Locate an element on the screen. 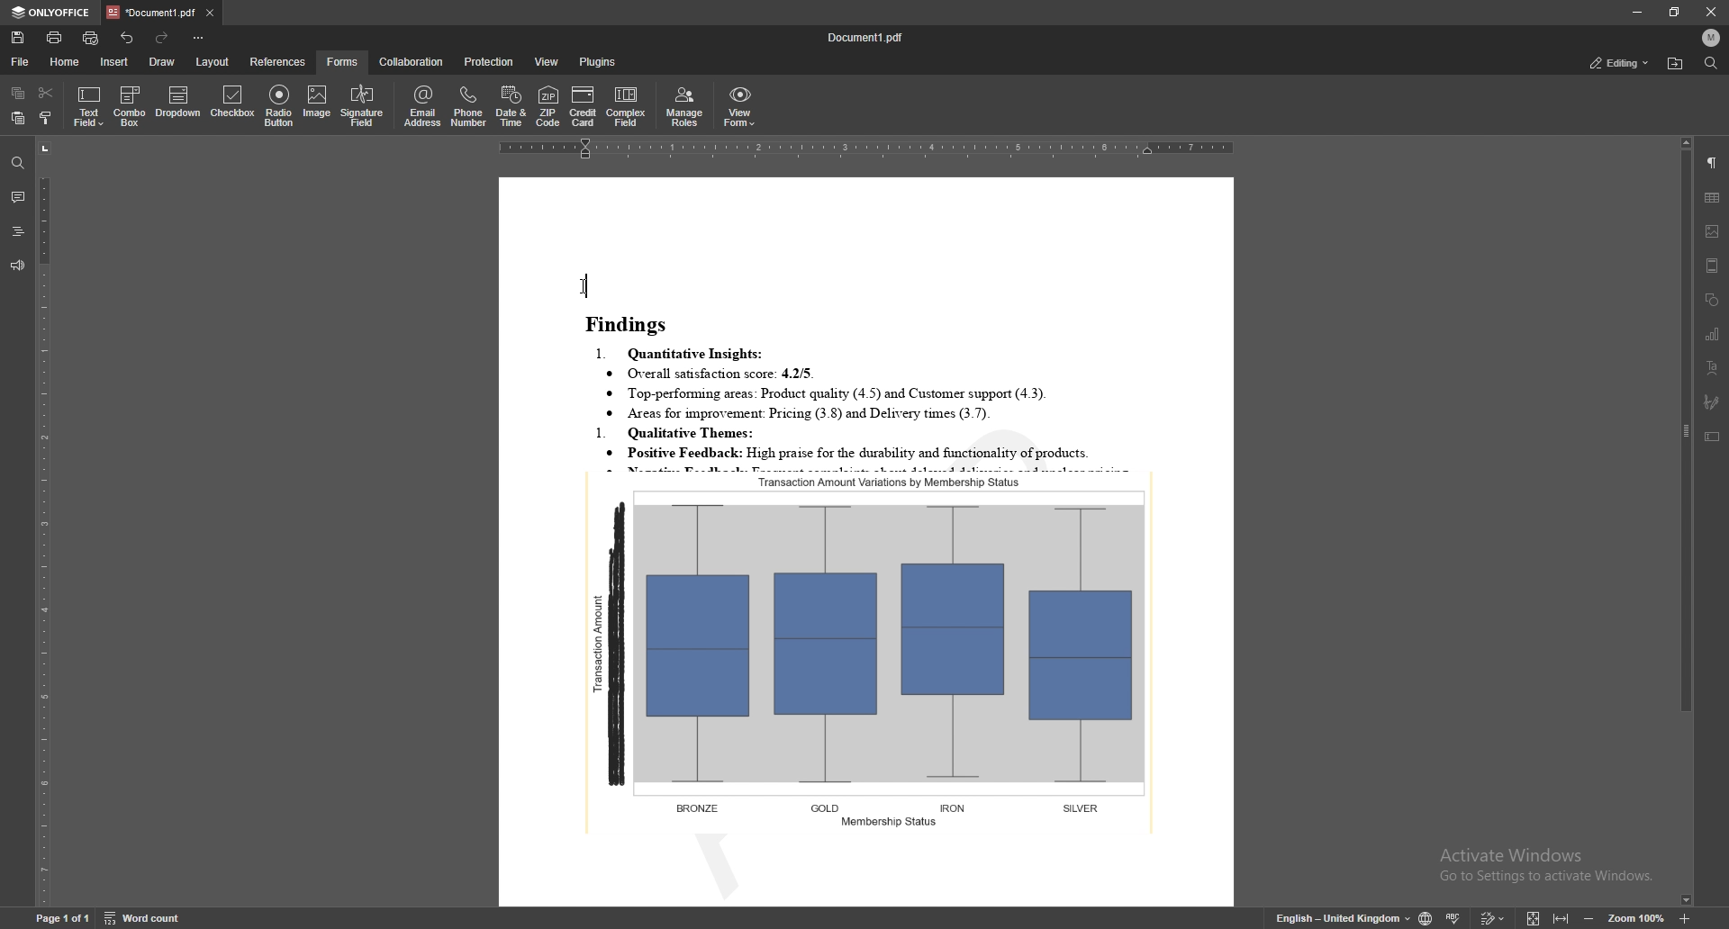 This screenshot has height=929, width=1729. shapes is located at coordinates (1714, 301).